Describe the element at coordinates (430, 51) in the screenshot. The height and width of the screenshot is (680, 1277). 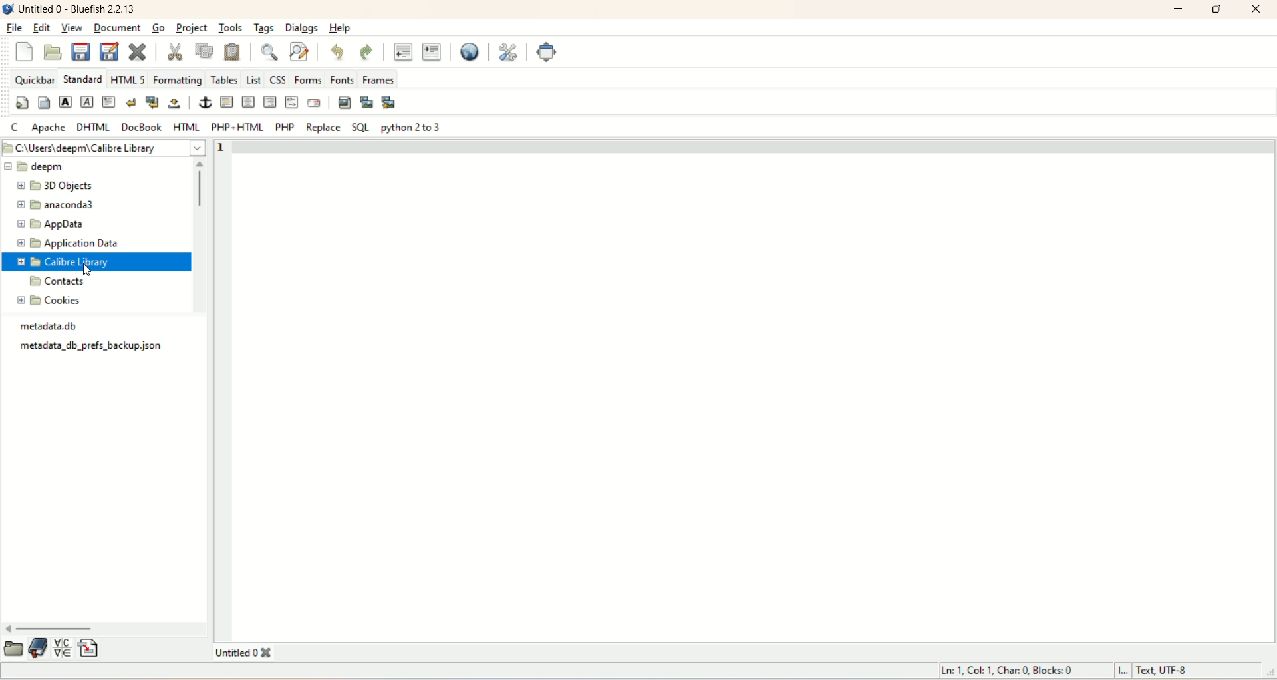
I see `indent` at that location.